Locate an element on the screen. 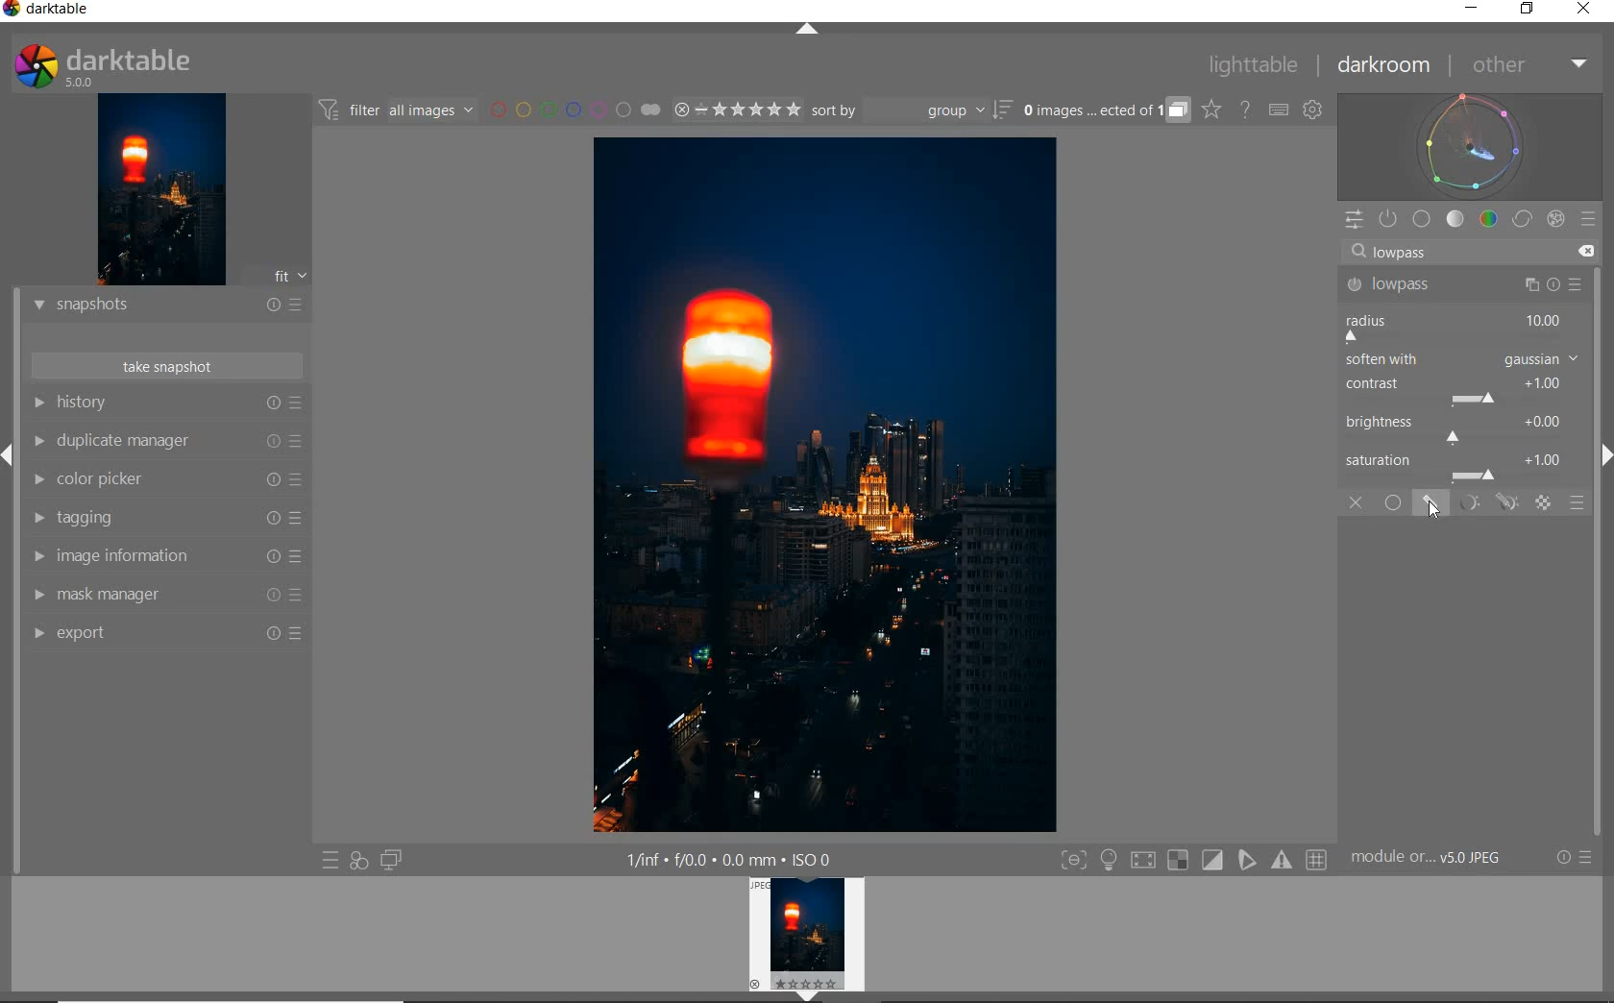 The height and width of the screenshot is (1003, 1614). MASK MANAGER is located at coordinates (126, 594).